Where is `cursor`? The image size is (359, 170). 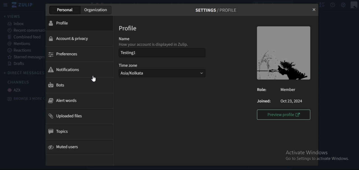 cursor is located at coordinates (94, 79).